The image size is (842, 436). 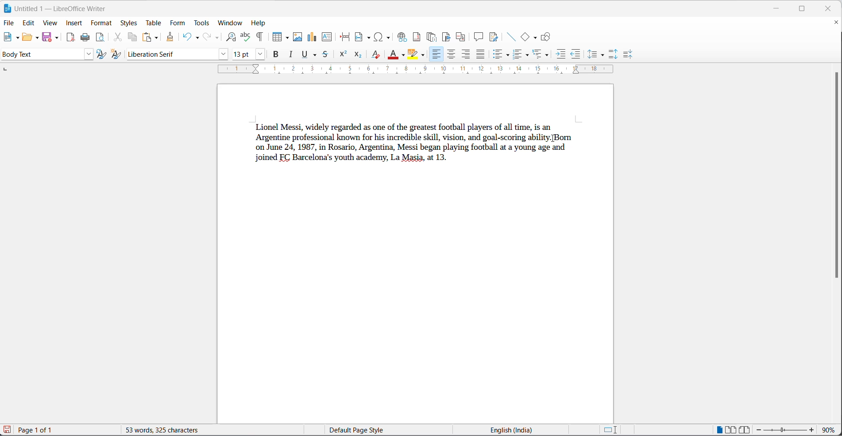 What do you see at coordinates (836, 177) in the screenshot?
I see `scrollbar` at bounding box center [836, 177].